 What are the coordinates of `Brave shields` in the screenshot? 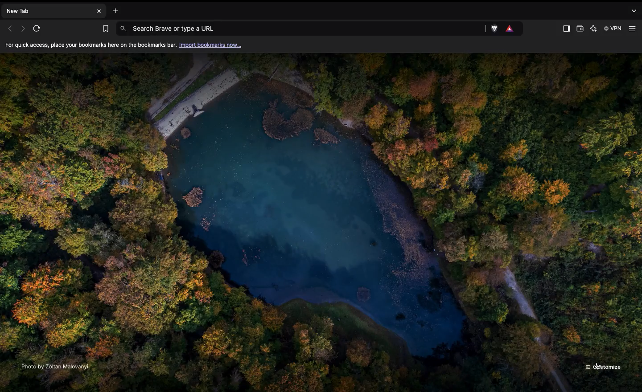 It's located at (495, 30).